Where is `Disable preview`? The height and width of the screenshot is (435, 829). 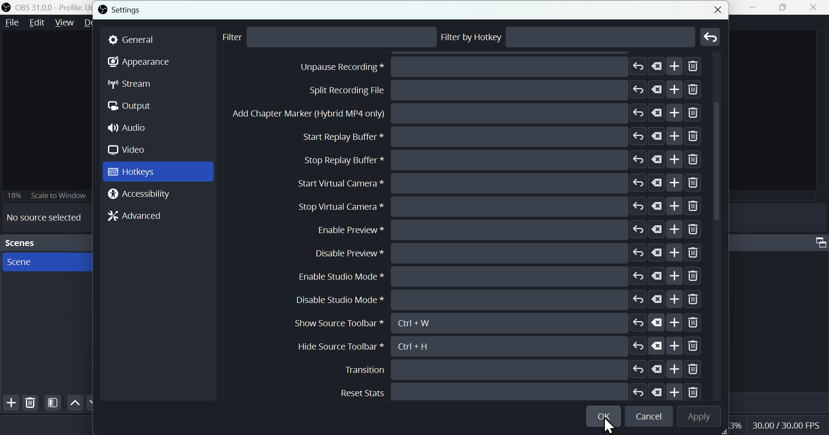
Disable preview is located at coordinates (508, 369).